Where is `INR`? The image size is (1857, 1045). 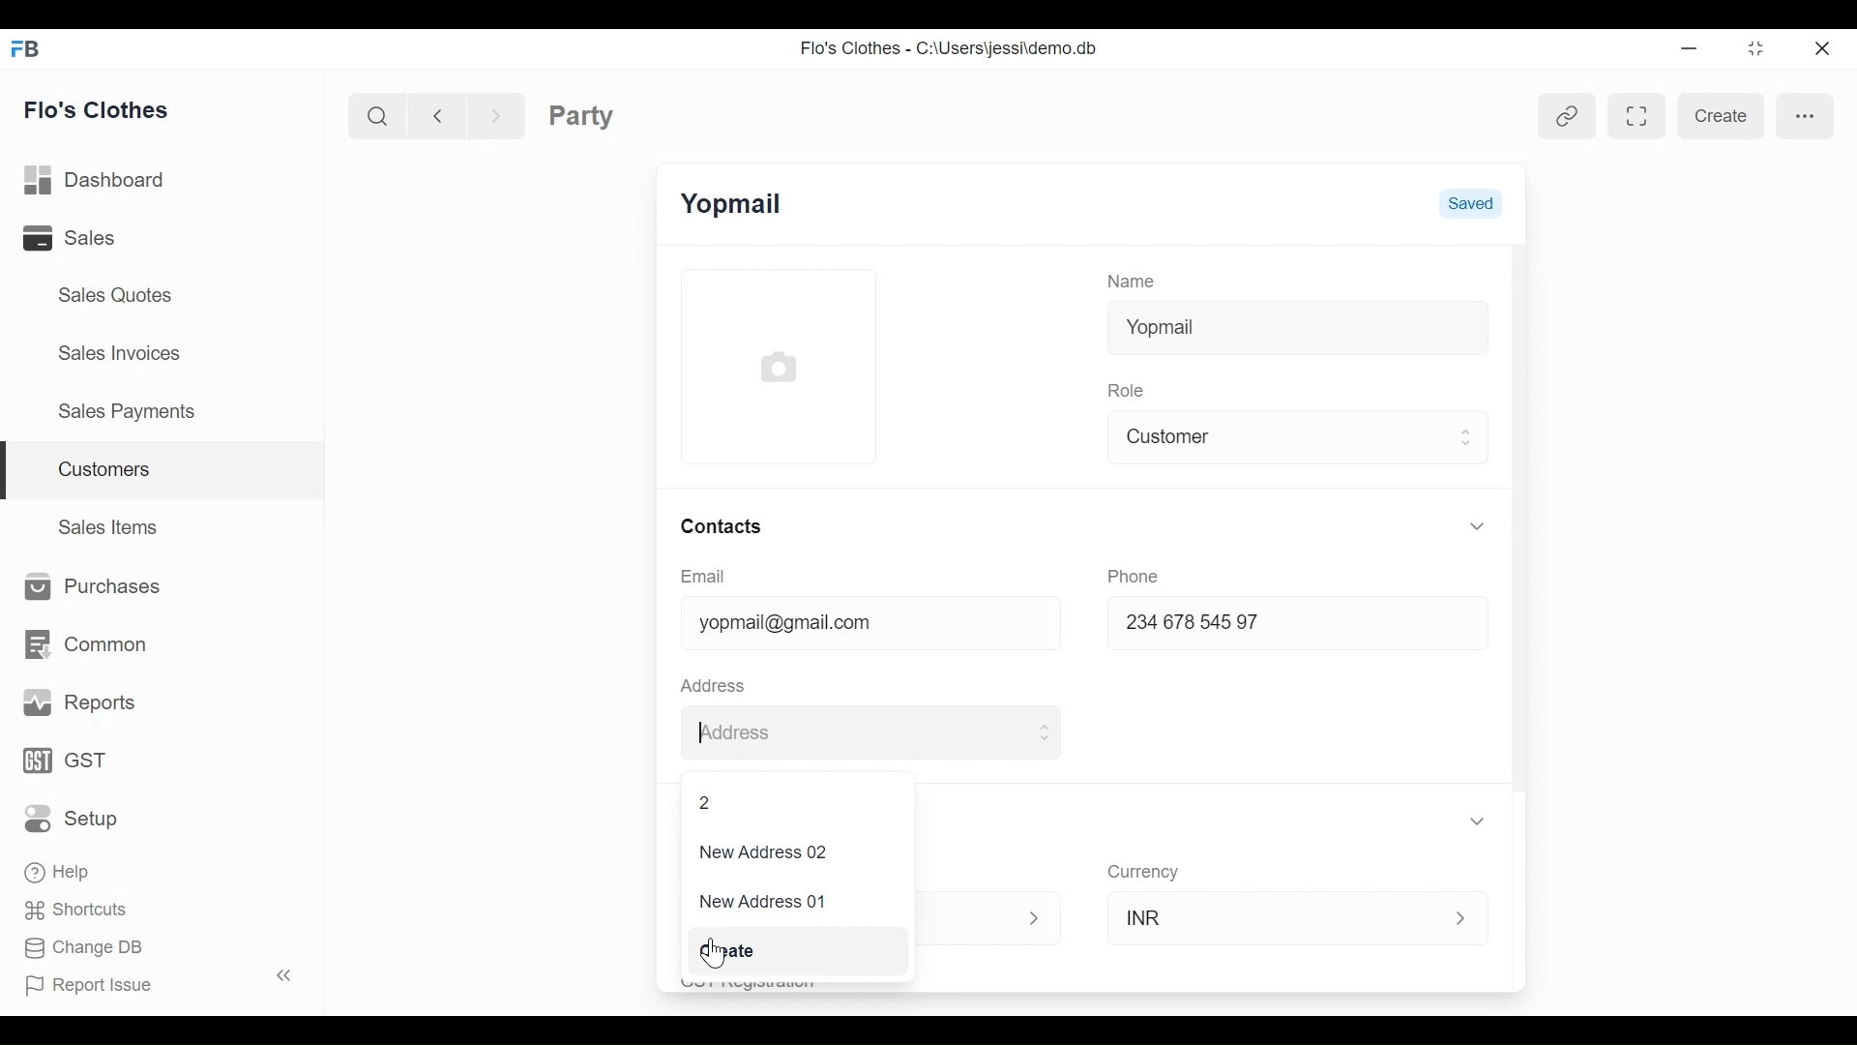 INR is located at coordinates (1277, 914).